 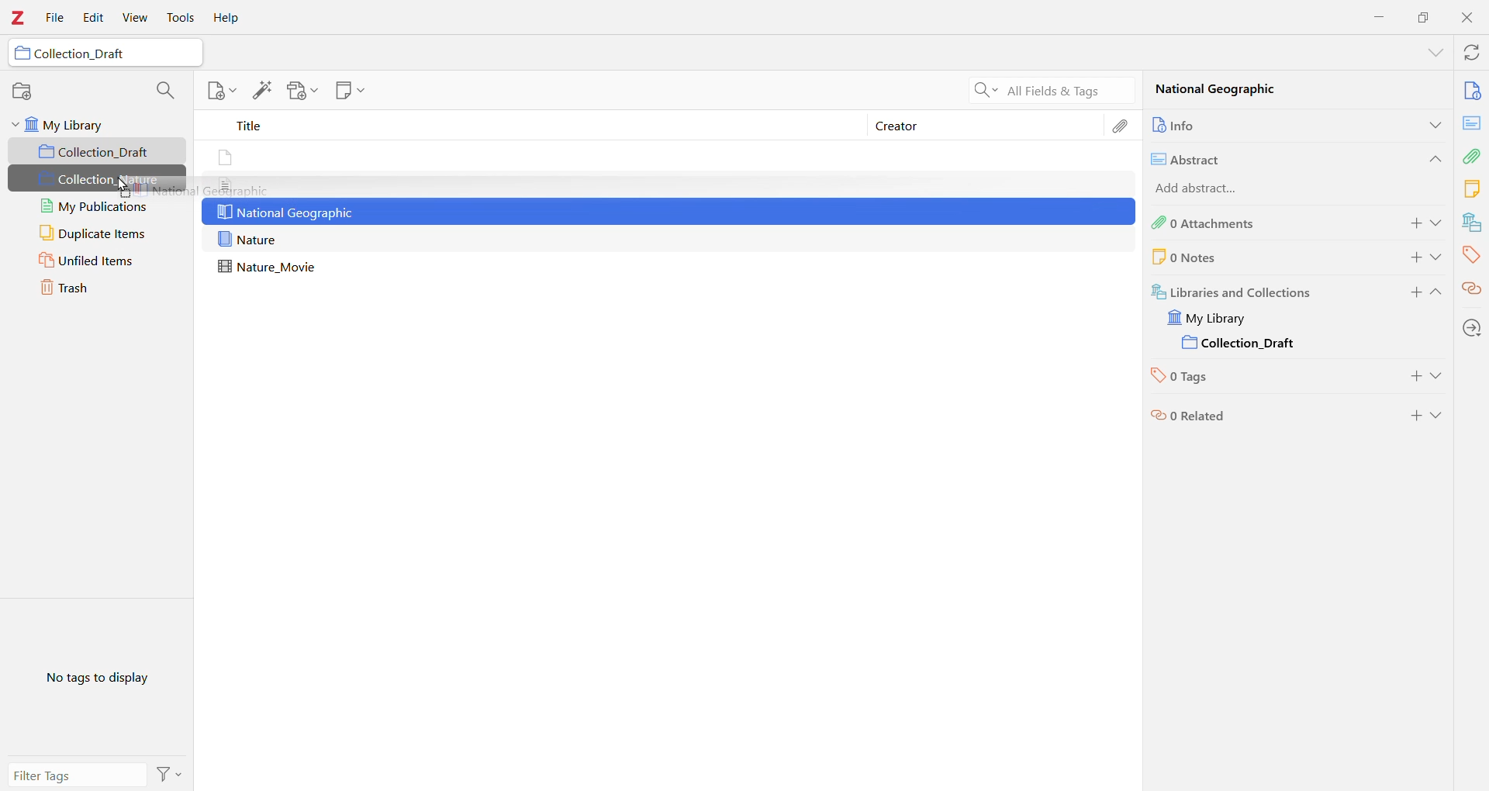 What do you see at coordinates (1472, 188) in the screenshot?
I see `Notes` at bounding box center [1472, 188].